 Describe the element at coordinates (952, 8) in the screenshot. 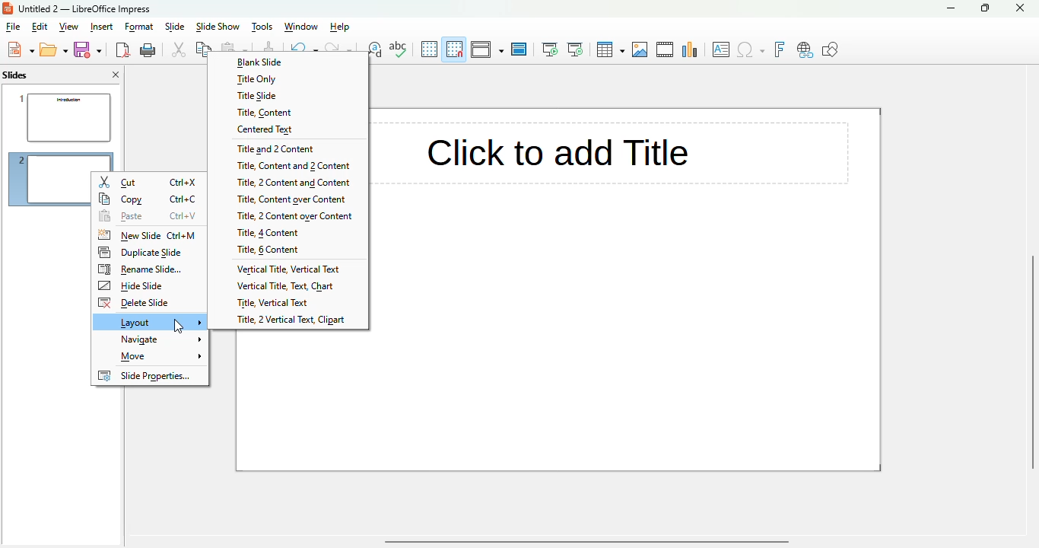

I see `minimize` at that location.